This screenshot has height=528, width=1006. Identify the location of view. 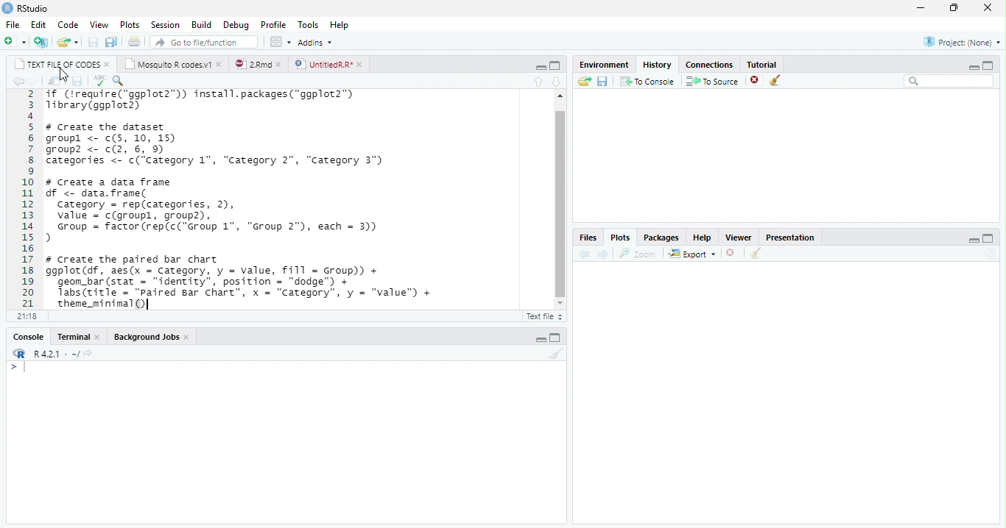
(96, 24).